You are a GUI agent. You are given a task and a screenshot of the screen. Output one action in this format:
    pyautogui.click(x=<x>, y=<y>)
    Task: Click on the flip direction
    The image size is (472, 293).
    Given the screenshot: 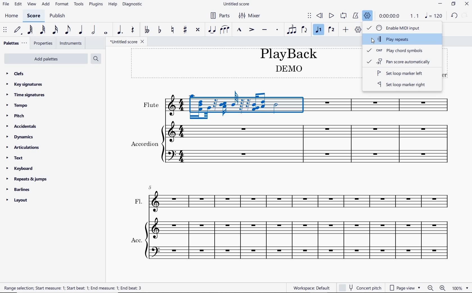 What is the action you would take?
    pyautogui.click(x=304, y=30)
    